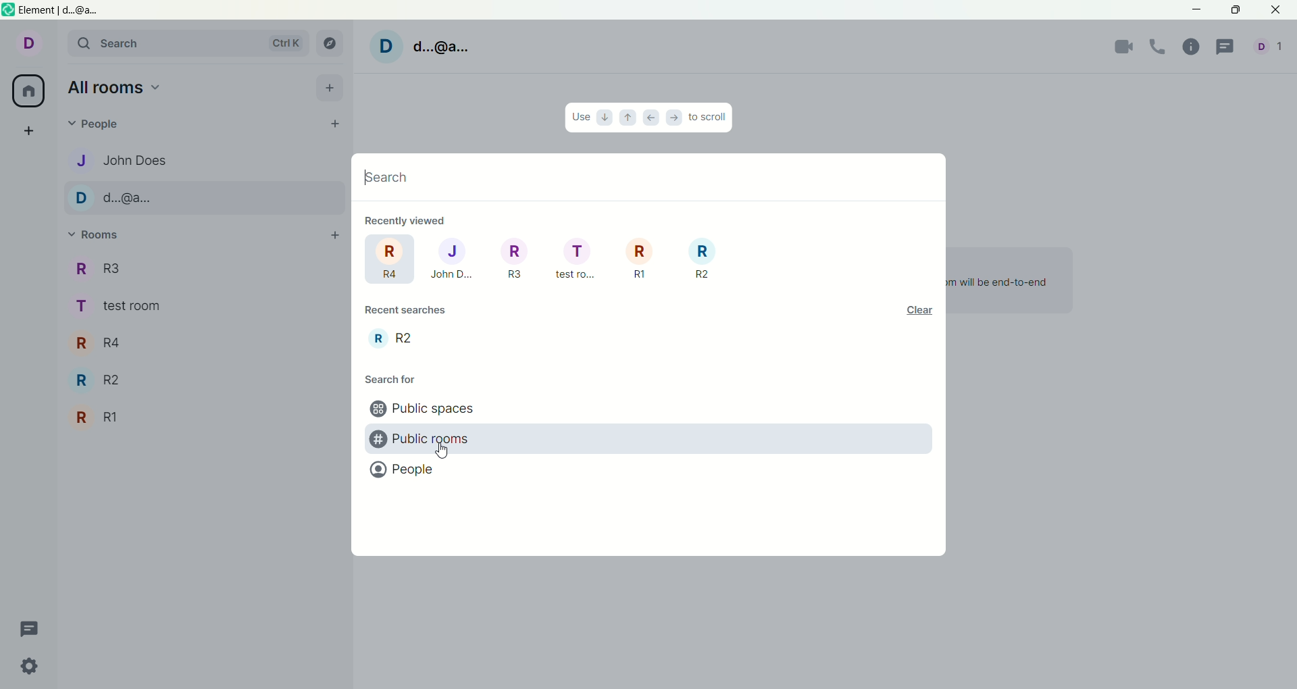  Describe the element at coordinates (579, 117) in the screenshot. I see `use` at that location.